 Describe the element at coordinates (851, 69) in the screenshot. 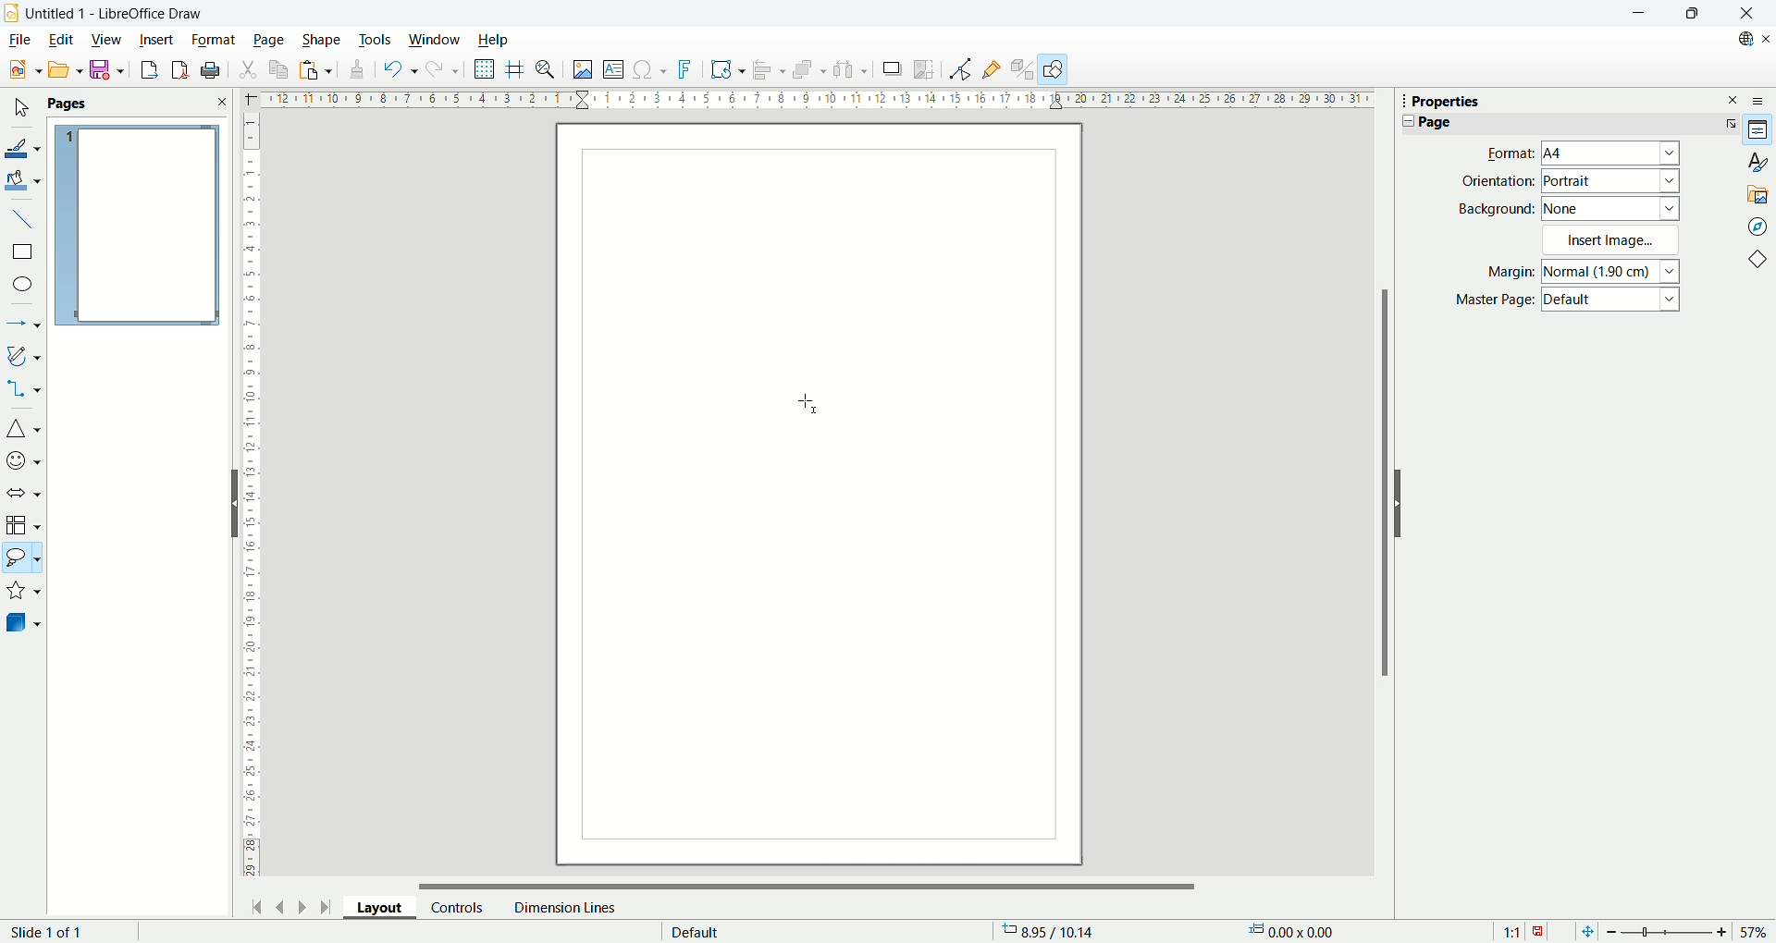

I see `select atleast three objects to distribute` at that location.